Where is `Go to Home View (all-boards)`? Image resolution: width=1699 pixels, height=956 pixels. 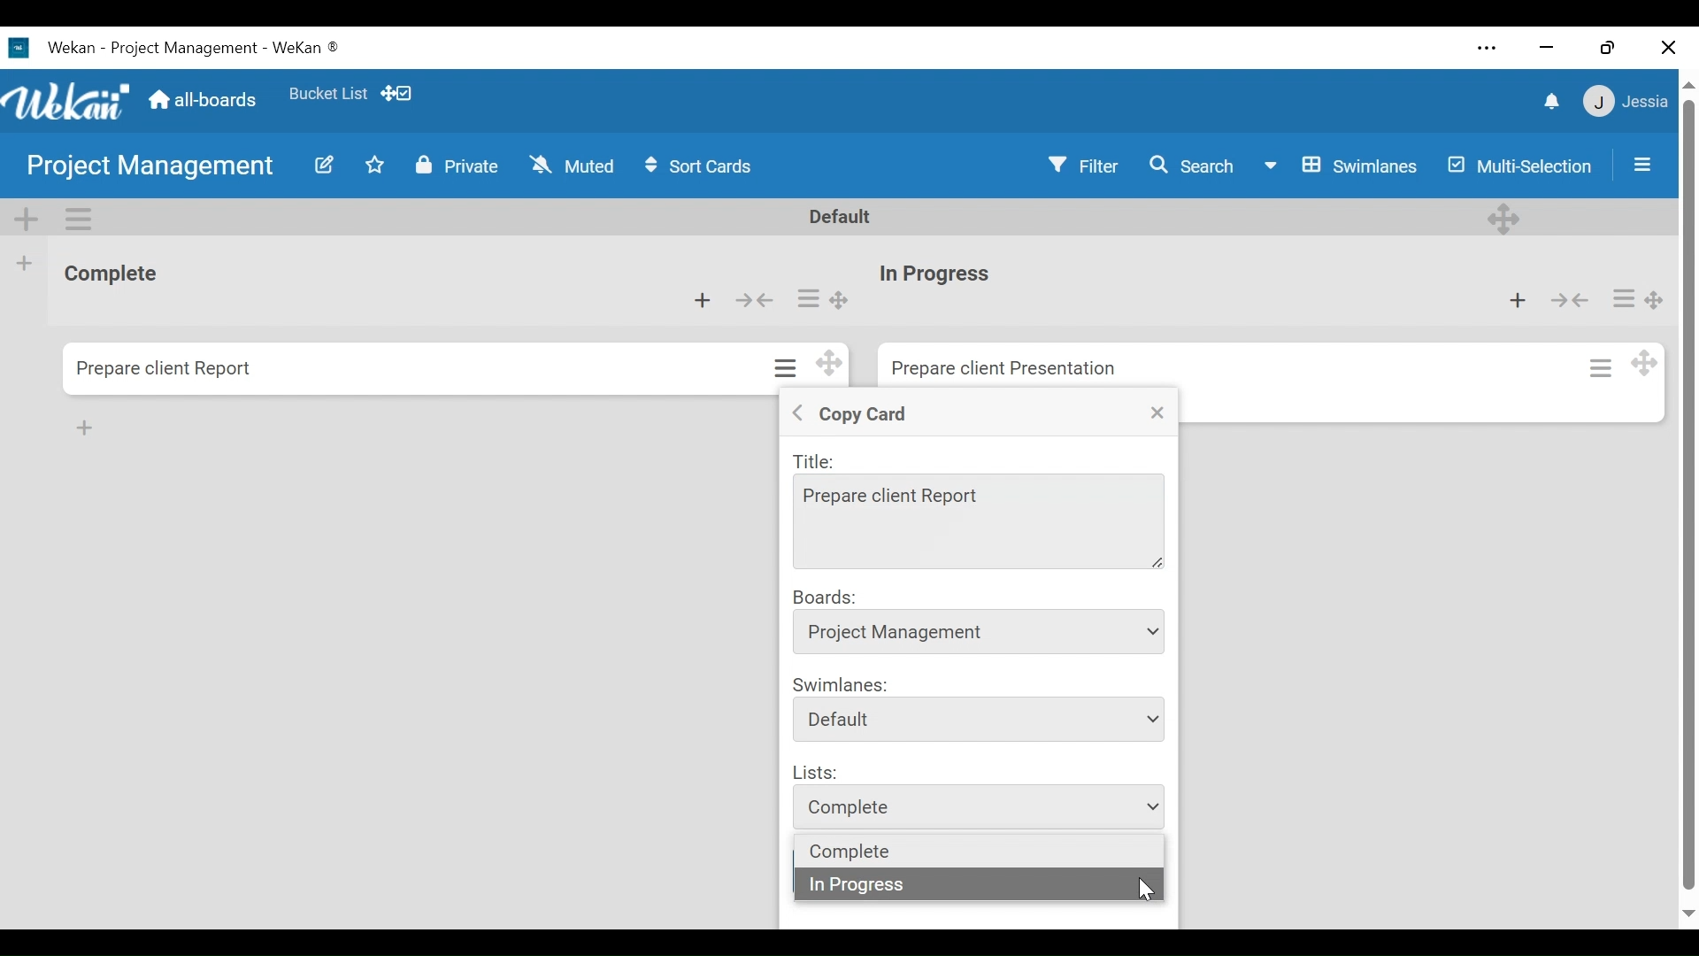 Go to Home View (all-boards) is located at coordinates (200, 100).